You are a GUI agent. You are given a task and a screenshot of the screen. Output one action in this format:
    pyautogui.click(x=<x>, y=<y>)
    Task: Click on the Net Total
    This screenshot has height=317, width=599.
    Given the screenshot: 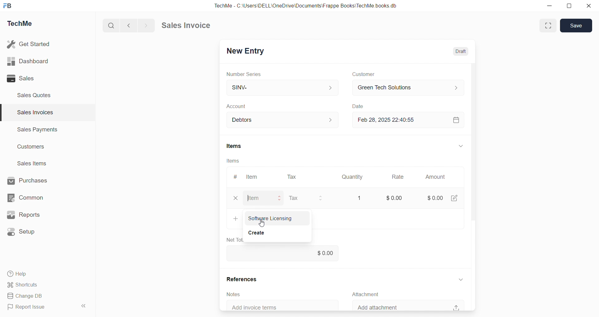 What is the action you would take?
    pyautogui.click(x=233, y=240)
    